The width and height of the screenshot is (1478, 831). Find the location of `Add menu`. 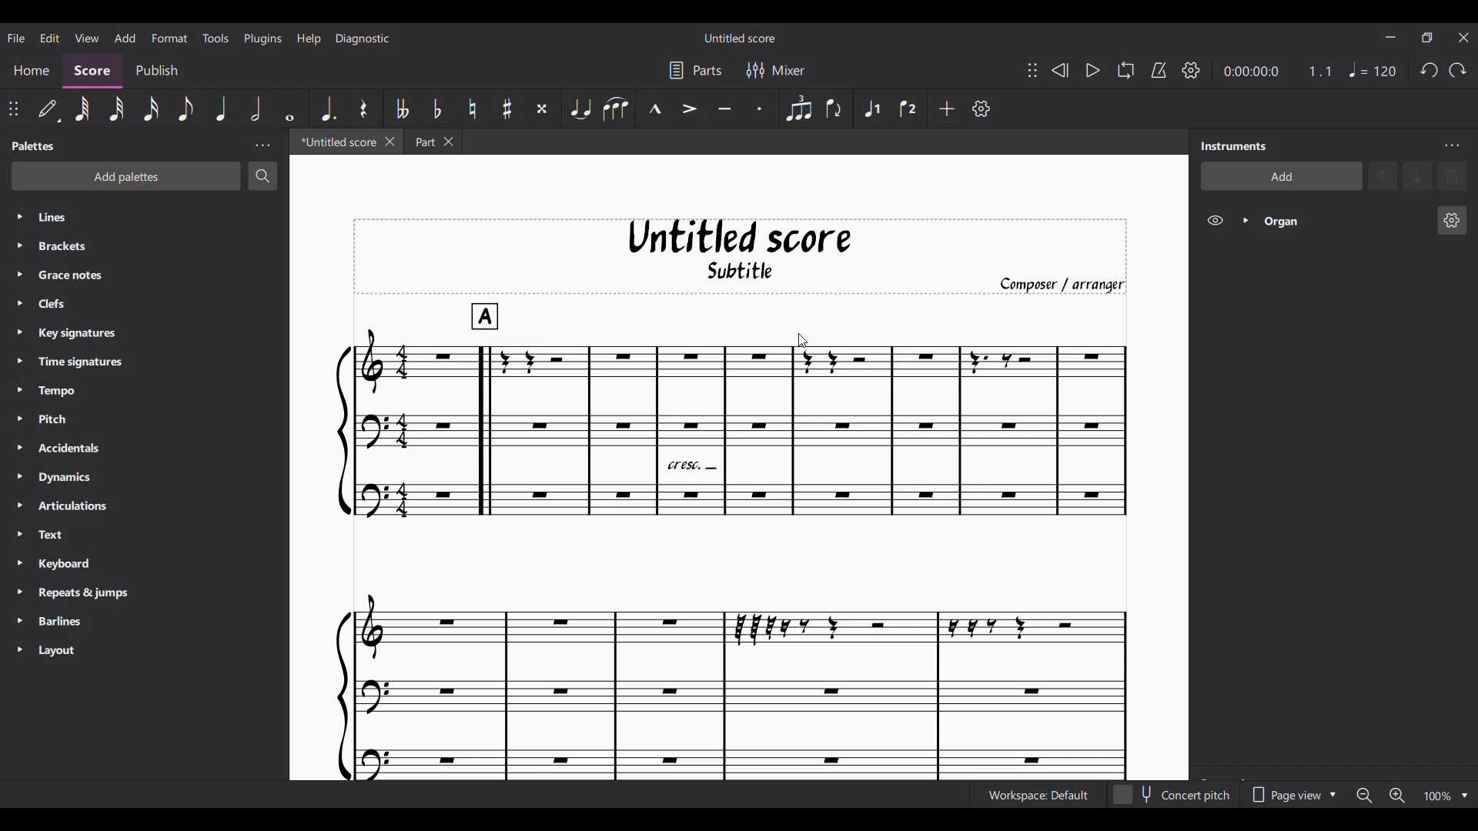

Add menu is located at coordinates (125, 37).